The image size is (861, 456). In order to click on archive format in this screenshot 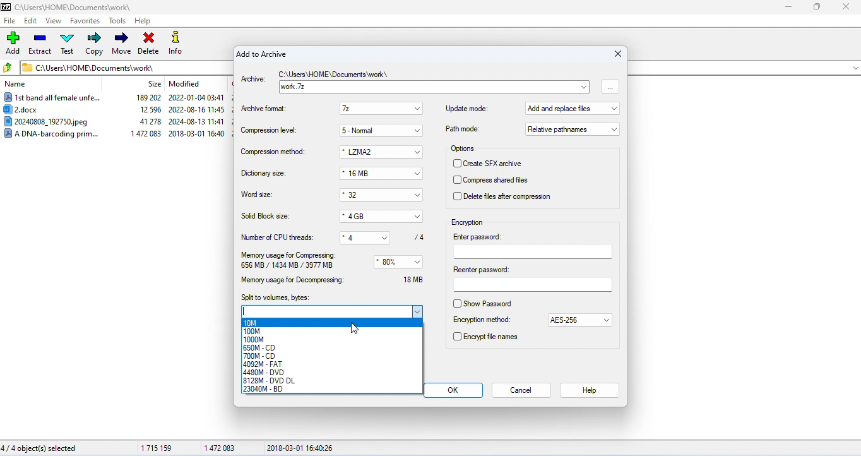, I will do `click(266, 109)`.